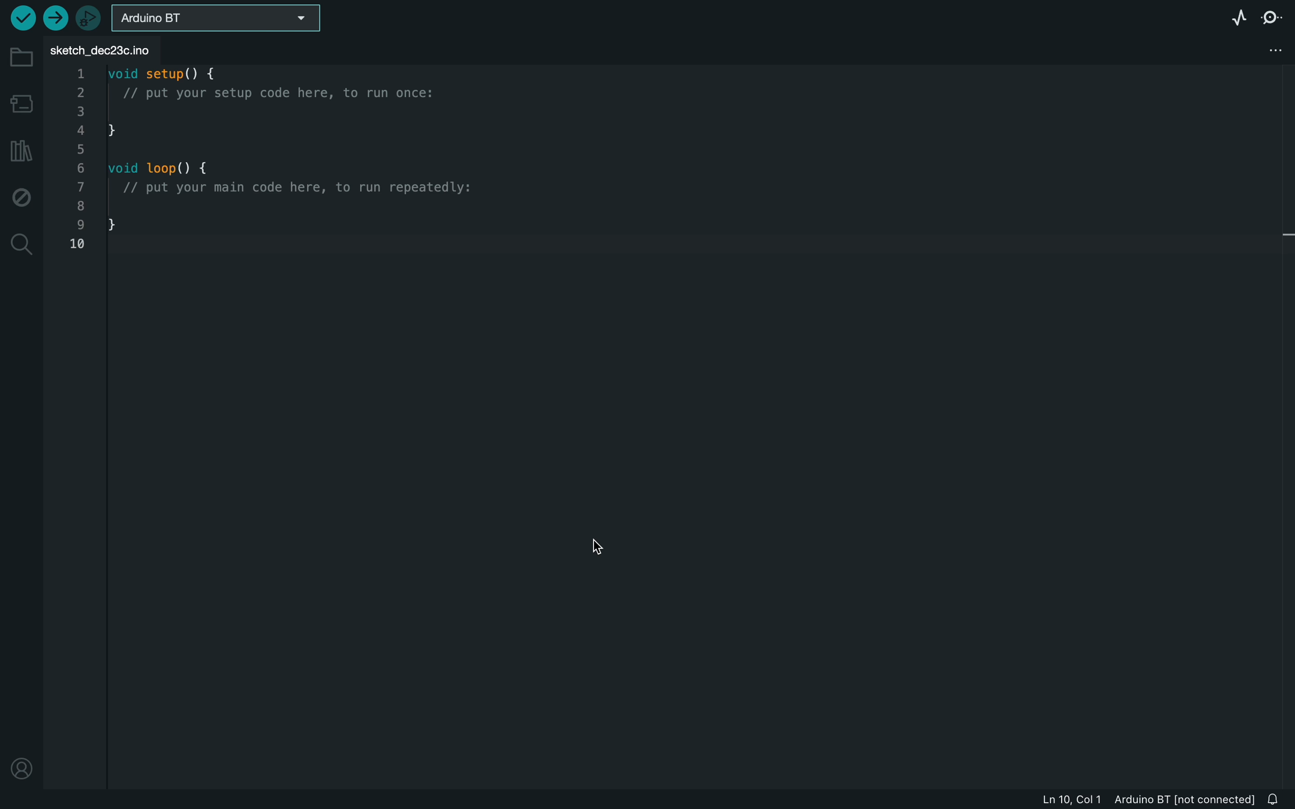  Describe the element at coordinates (1131, 800) in the screenshot. I see `file information` at that location.